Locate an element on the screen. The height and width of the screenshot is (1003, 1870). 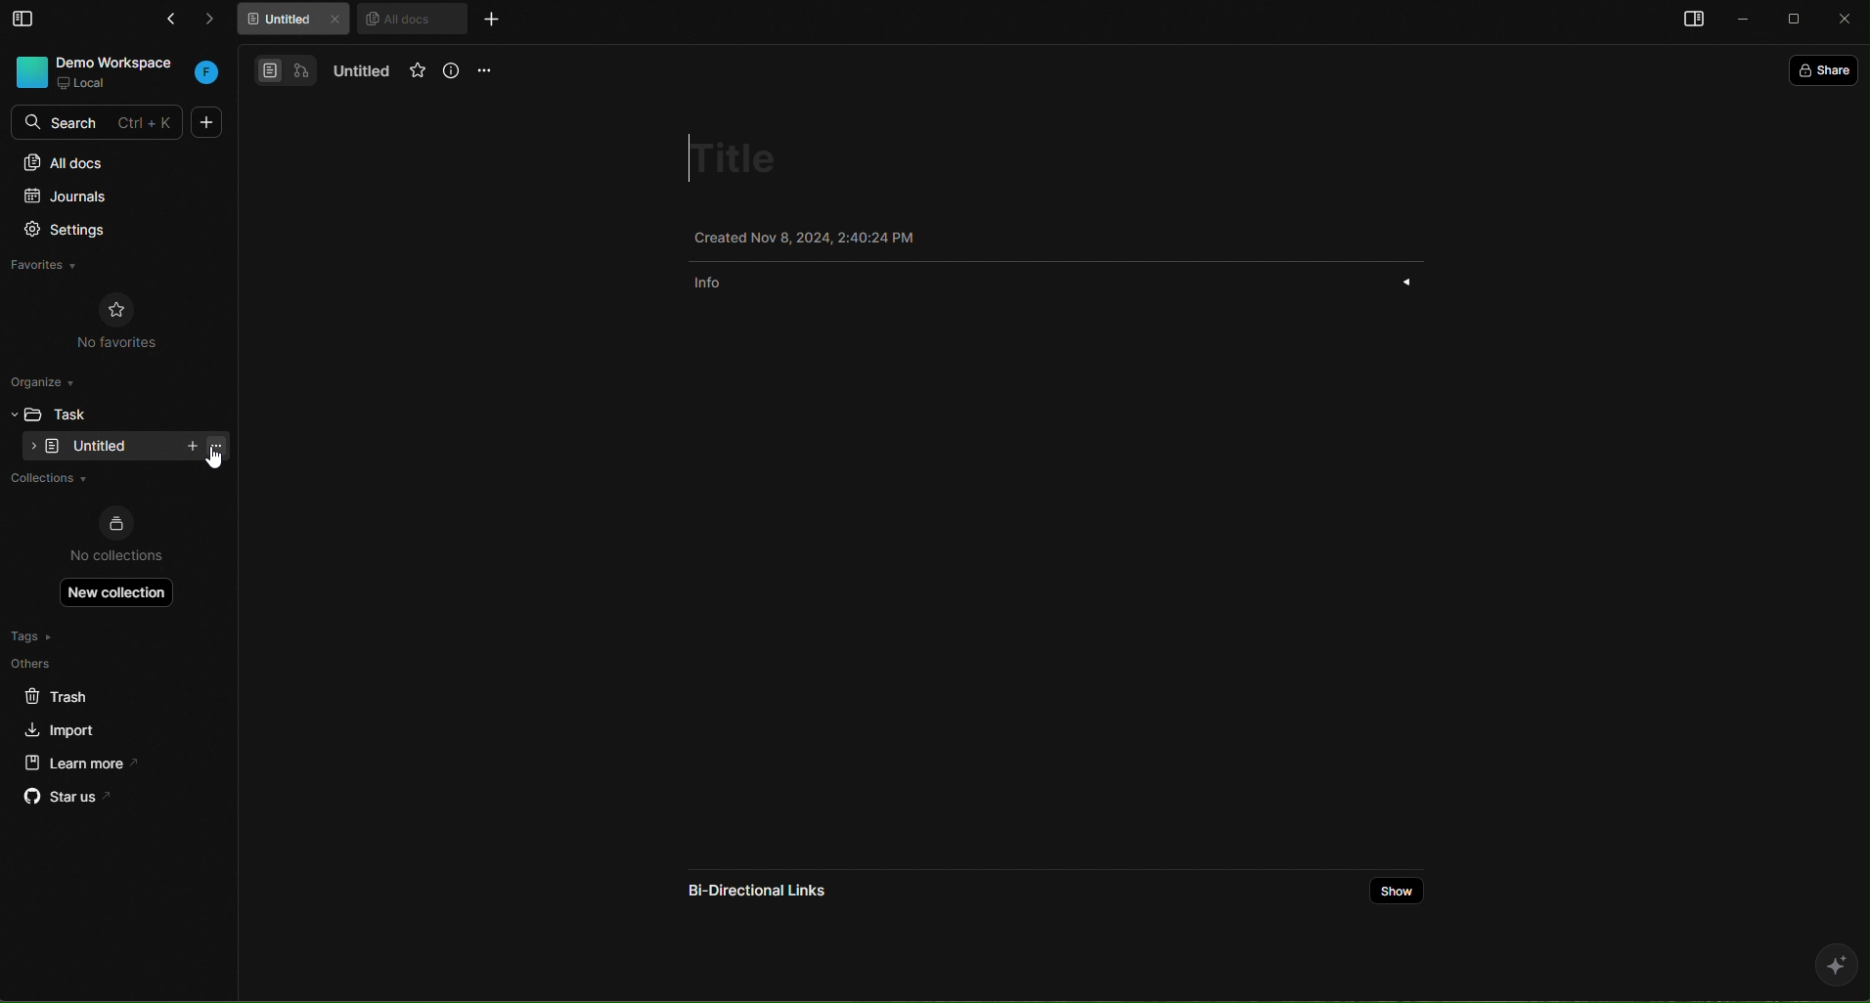
tags is located at coordinates (71, 636).